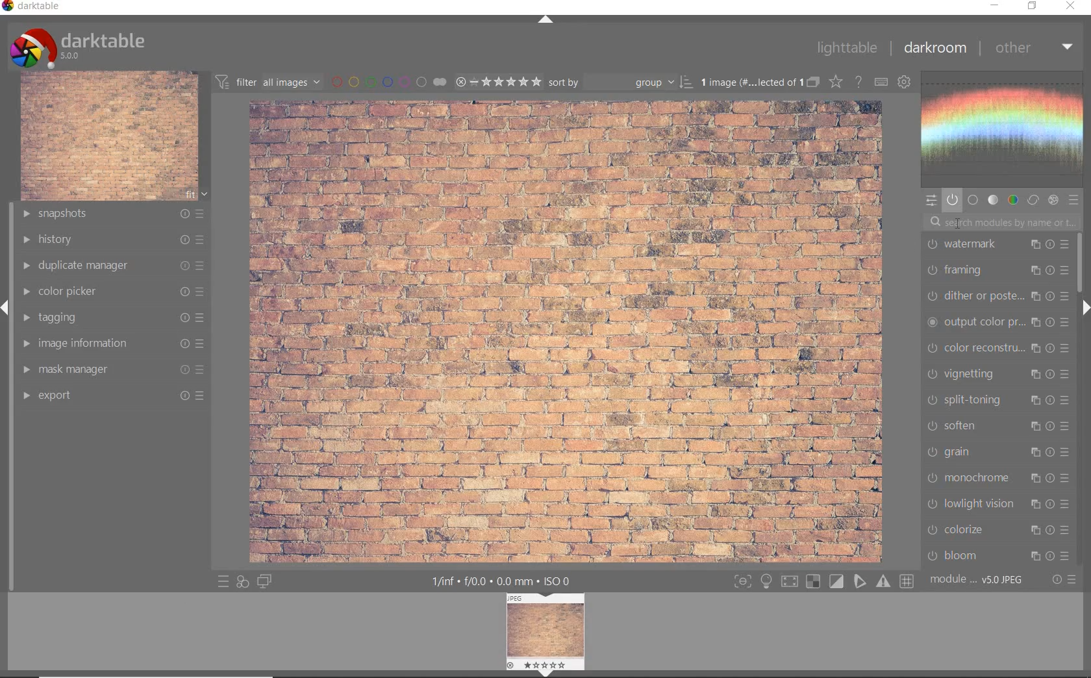 The image size is (1091, 678). I want to click on watermark, so click(997, 245).